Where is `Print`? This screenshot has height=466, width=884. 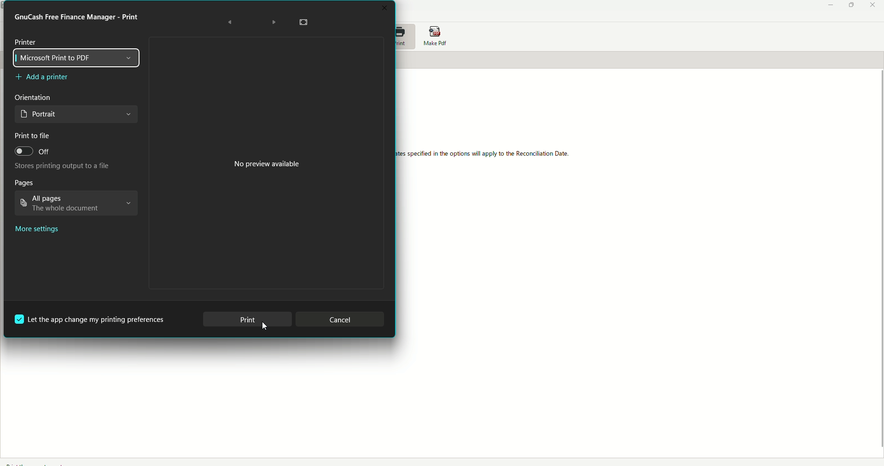 Print is located at coordinates (249, 319).